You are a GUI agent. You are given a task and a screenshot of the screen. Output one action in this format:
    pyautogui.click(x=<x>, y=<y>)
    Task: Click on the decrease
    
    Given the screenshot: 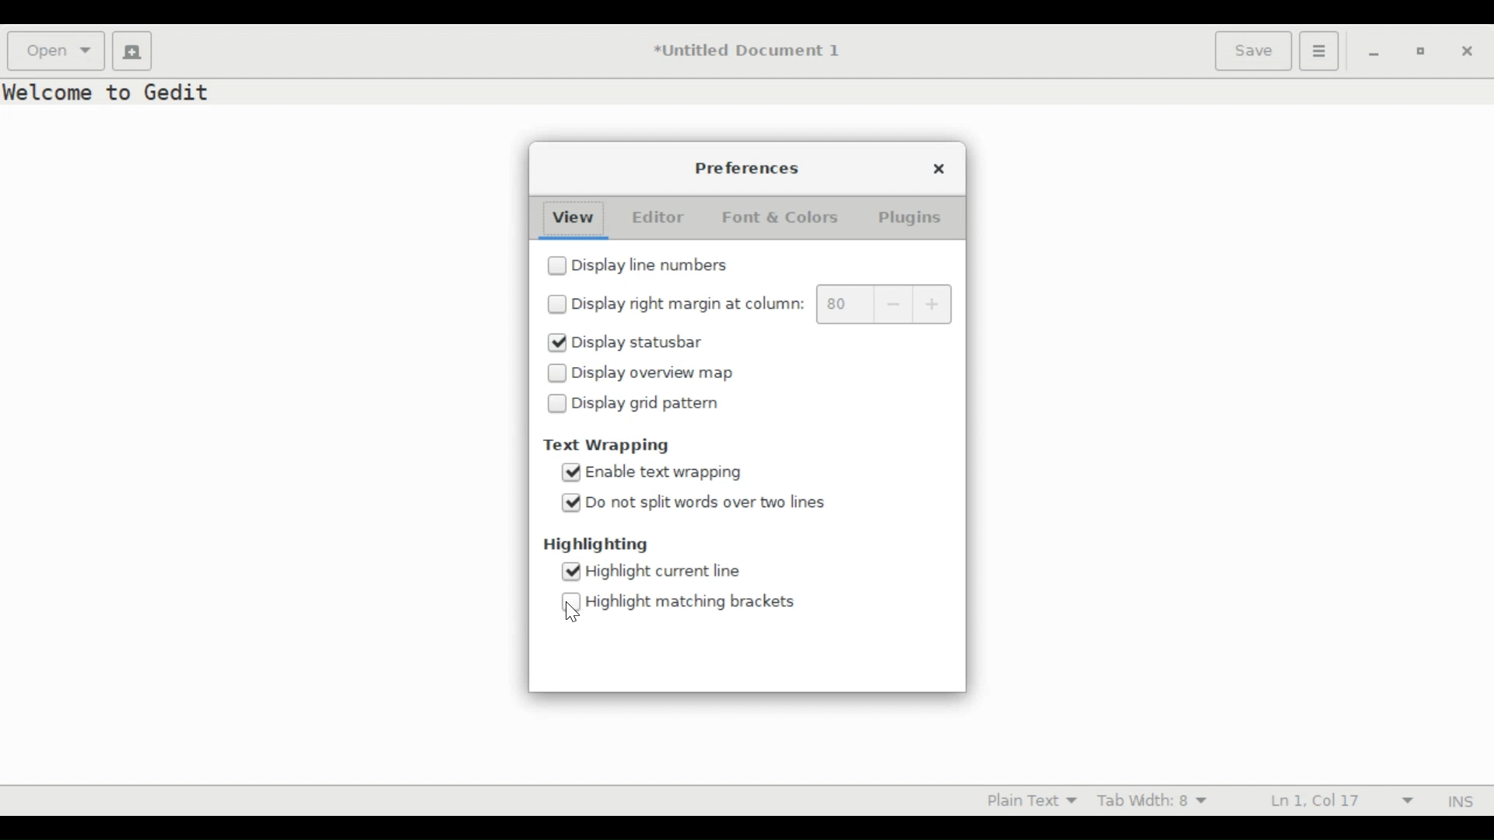 What is the action you would take?
    pyautogui.click(x=889, y=305)
    